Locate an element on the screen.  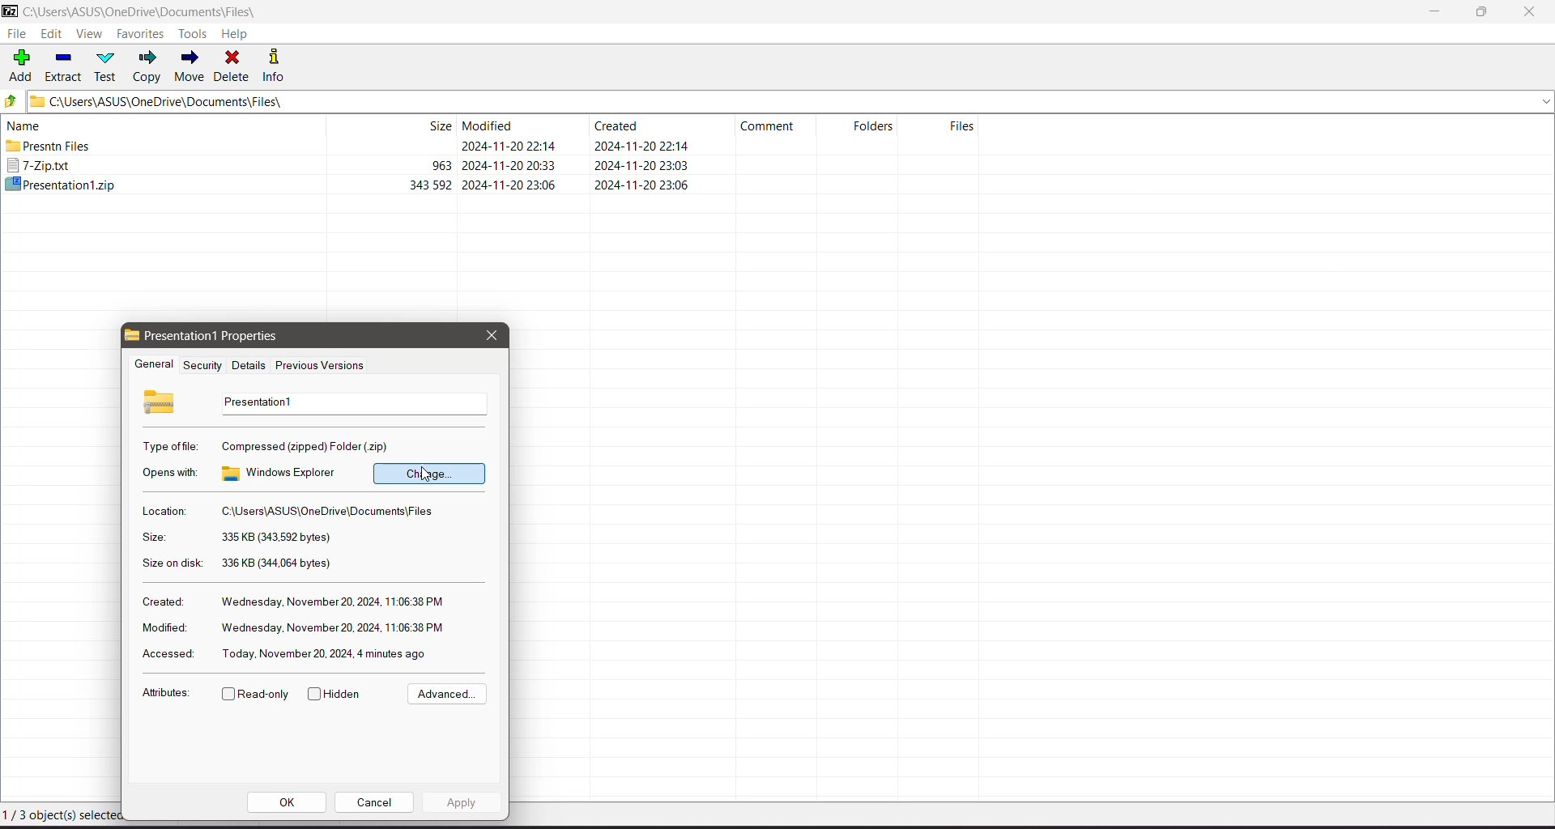
Application Logo is located at coordinates (10, 12).